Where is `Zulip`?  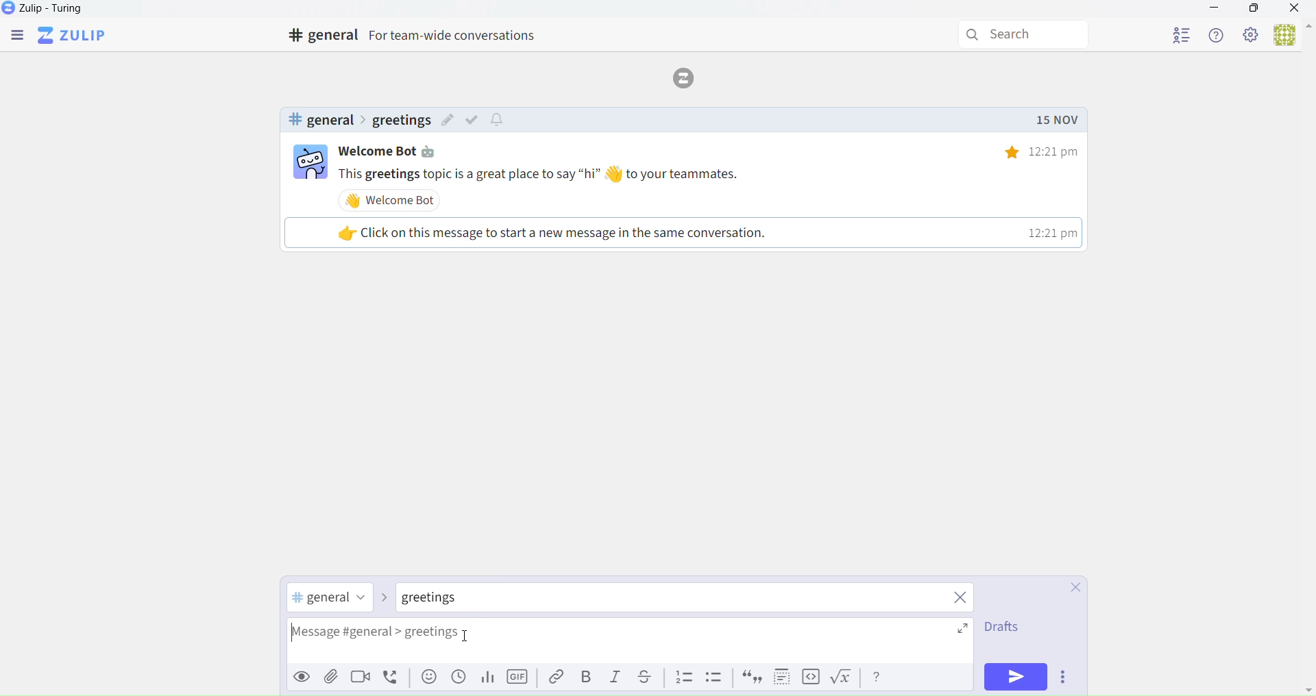 Zulip is located at coordinates (58, 11).